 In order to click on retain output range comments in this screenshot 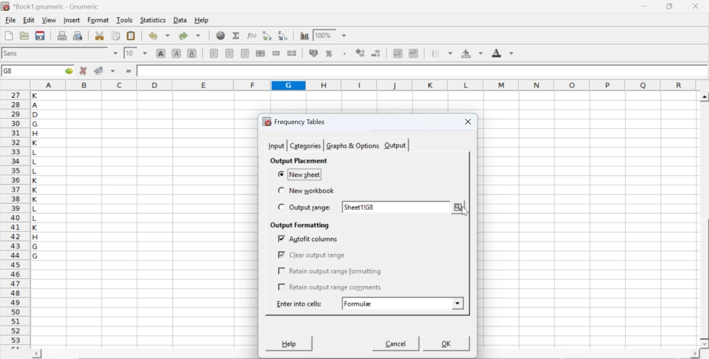, I will do `click(330, 286)`.